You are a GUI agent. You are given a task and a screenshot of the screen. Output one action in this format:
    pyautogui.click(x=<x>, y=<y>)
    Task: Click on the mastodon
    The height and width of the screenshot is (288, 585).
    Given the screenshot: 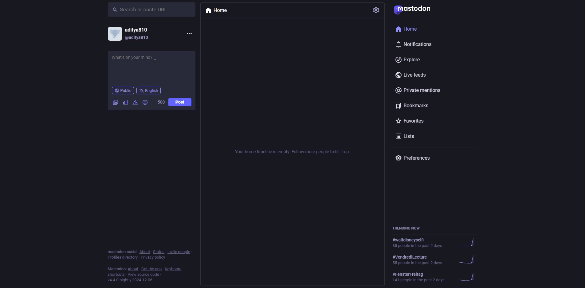 What is the action you would take?
    pyautogui.click(x=416, y=10)
    